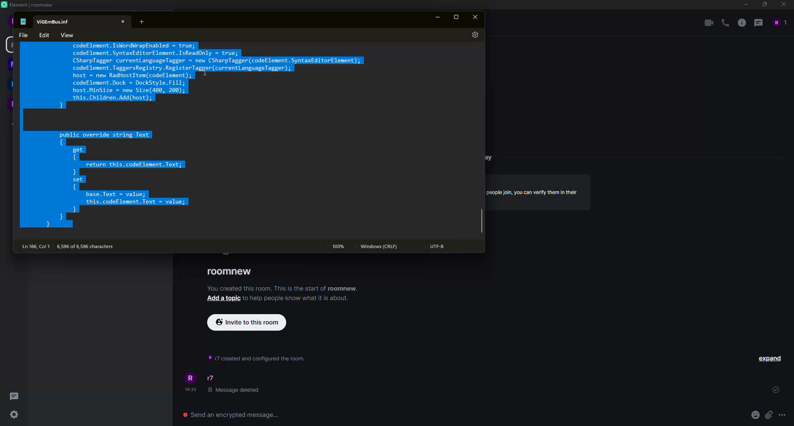 The height and width of the screenshot is (426, 794). What do you see at coordinates (533, 192) in the screenshot?
I see `info` at bounding box center [533, 192].